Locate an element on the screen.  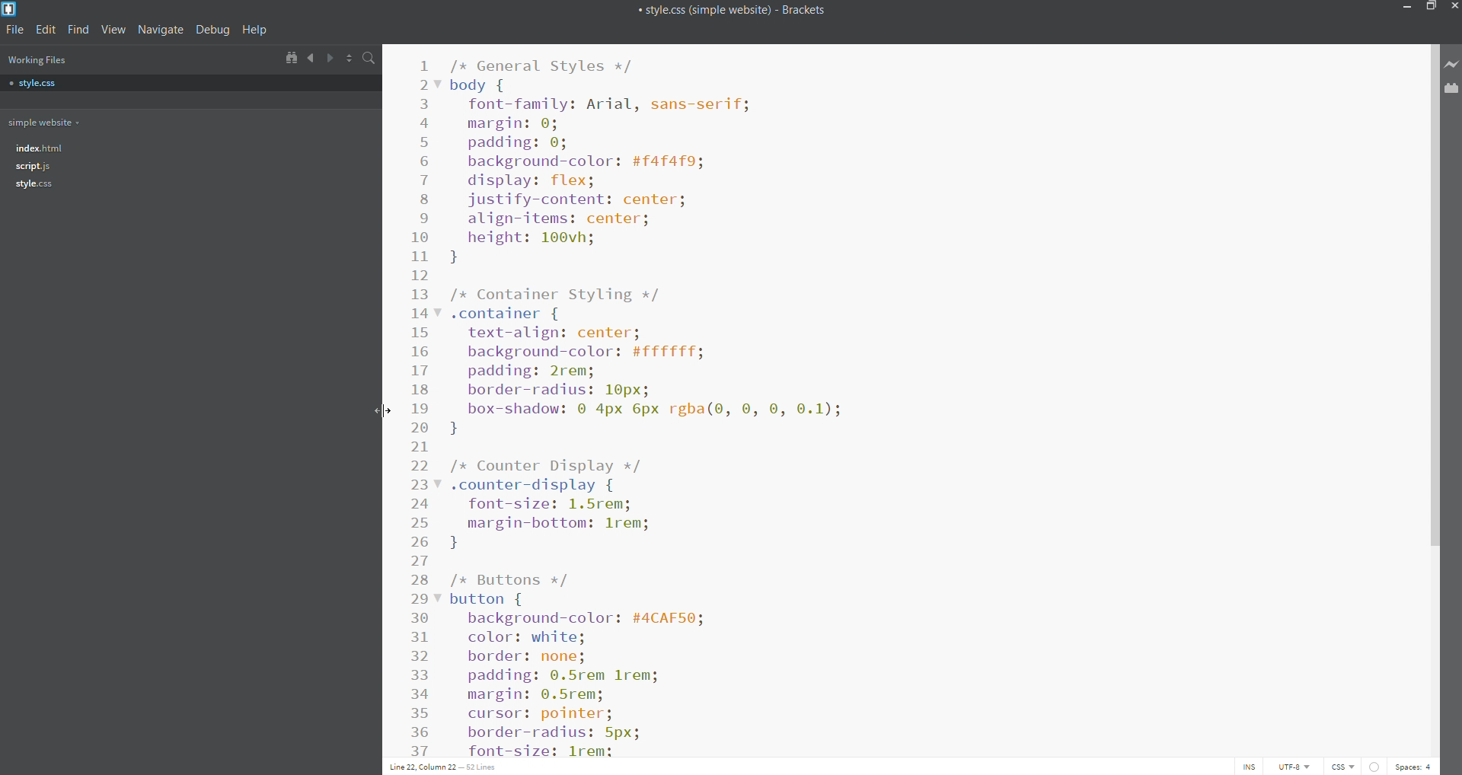
Navigate is located at coordinates (162, 30).